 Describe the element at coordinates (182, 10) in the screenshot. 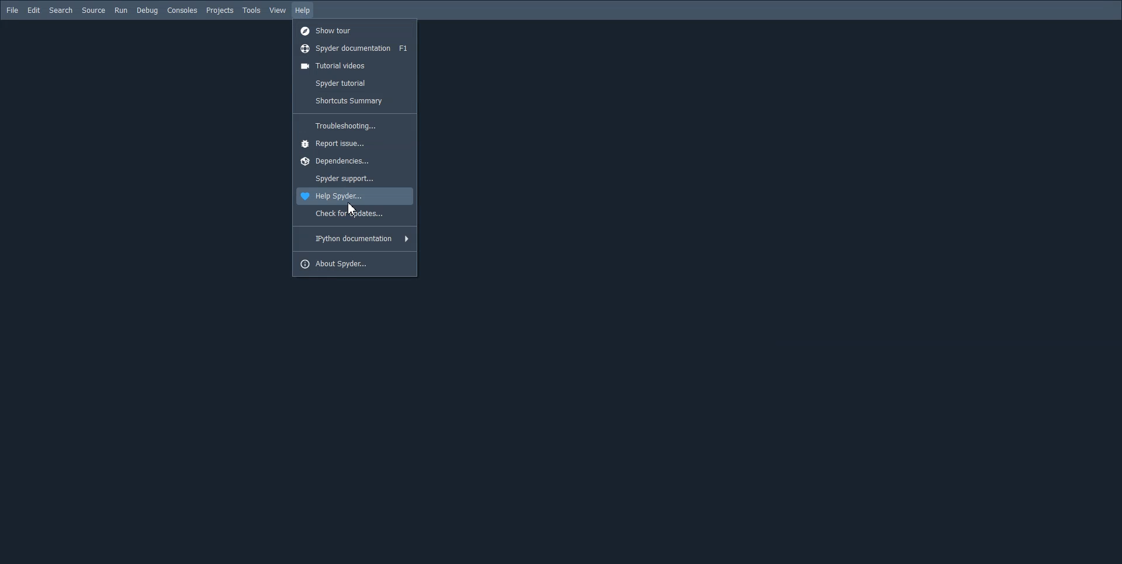

I see `Consoles` at that location.